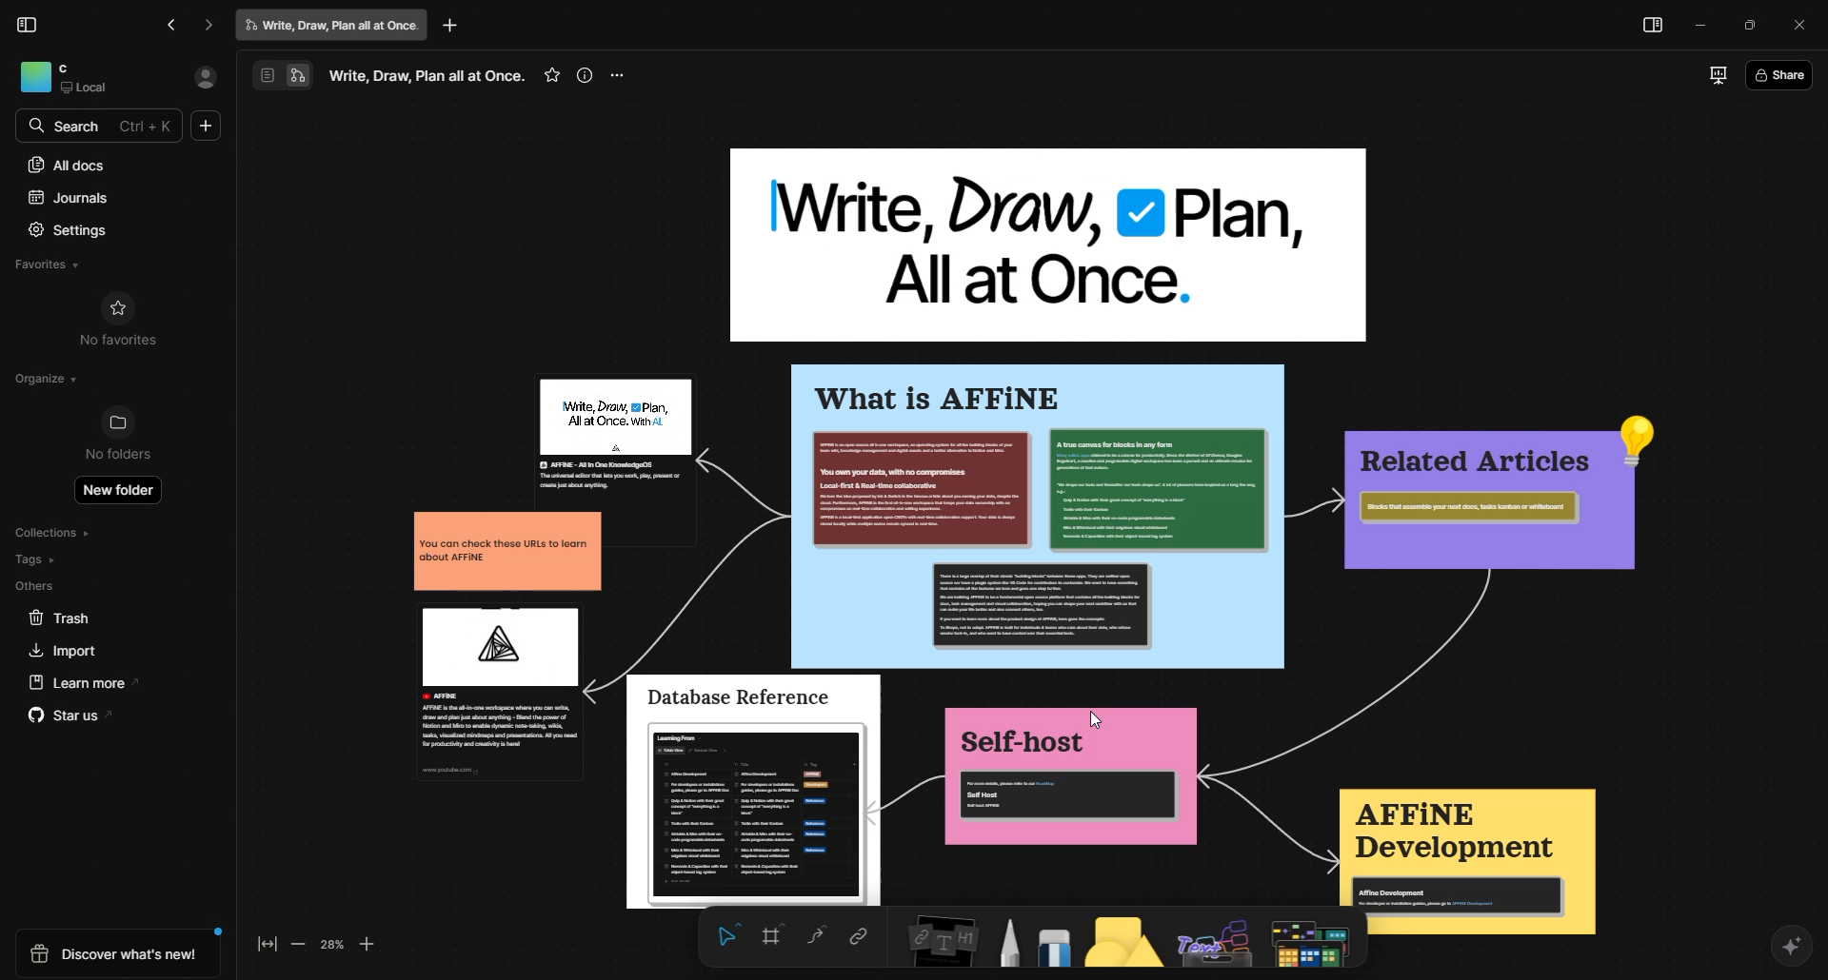 This screenshot has height=980, width=1828. Describe the element at coordinates (74, 228) in the screenshot. I see `settings` at that location.